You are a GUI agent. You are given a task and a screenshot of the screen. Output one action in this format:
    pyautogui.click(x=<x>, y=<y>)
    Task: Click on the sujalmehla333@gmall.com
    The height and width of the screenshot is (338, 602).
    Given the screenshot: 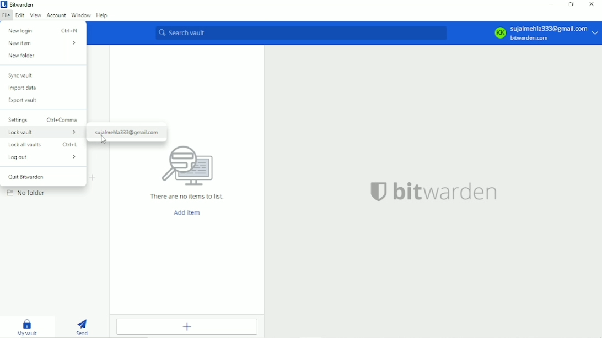 What is the action you would take?
    pyautogui.click(x=128, y=133)
    